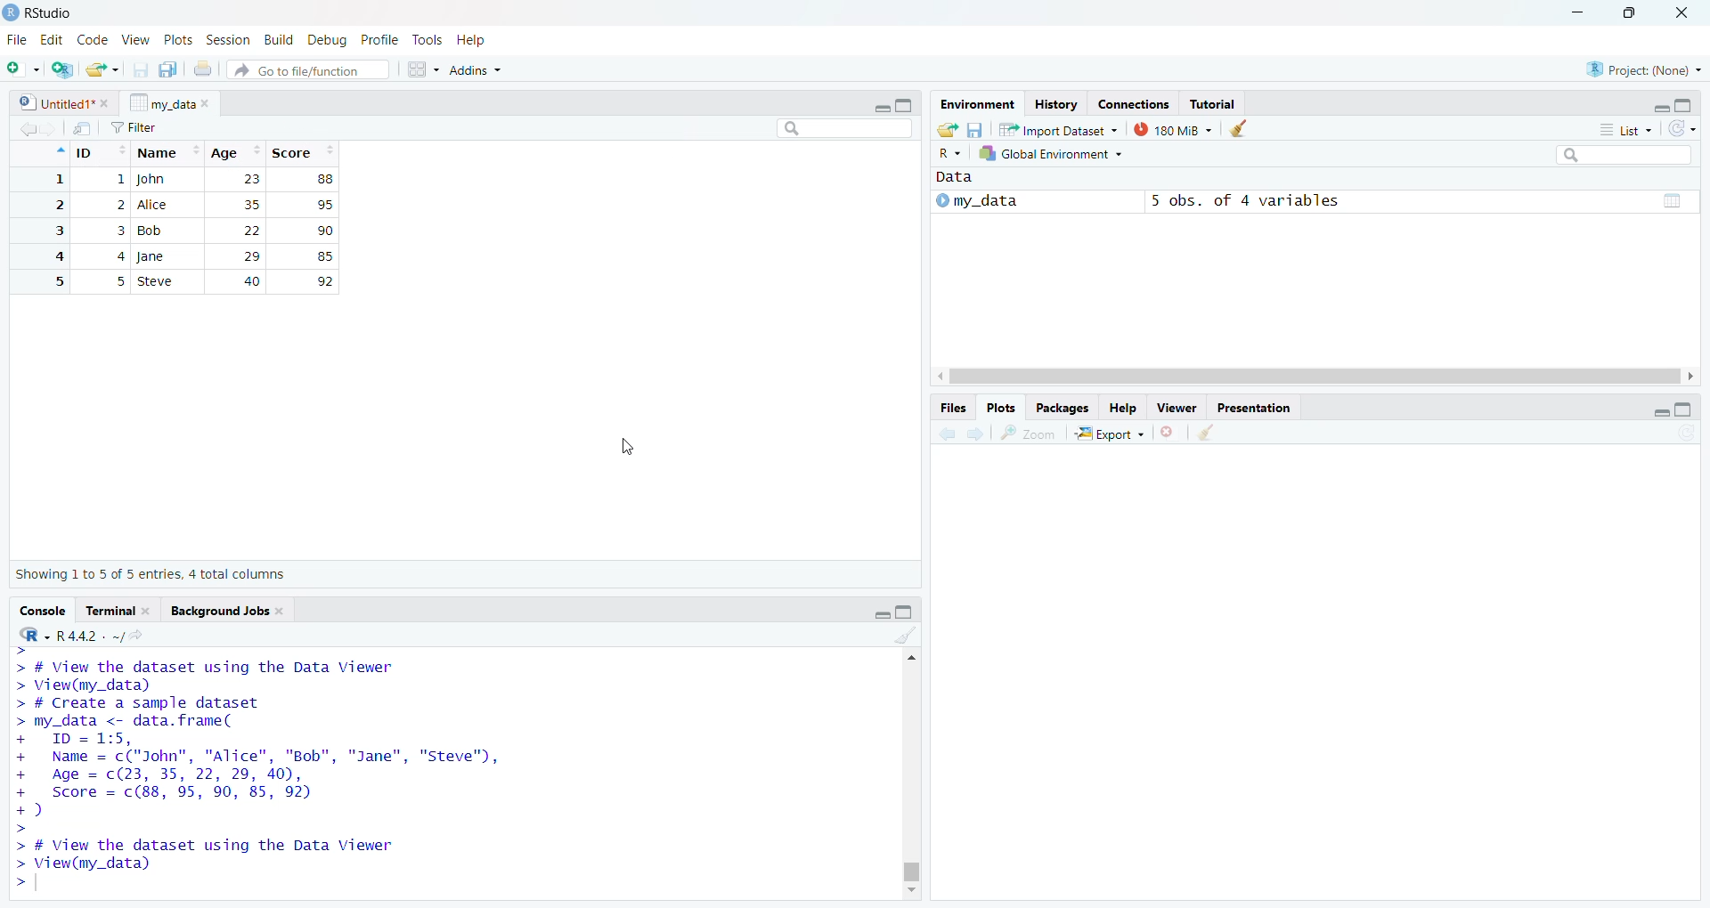 The image size is (1710, 908). What do you see at coordinates (629, 446) in the screenshot?
I see `Cursor` at bounding box center [629, 446].